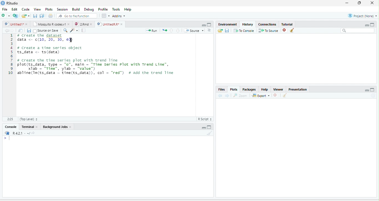 The width and height of the screenshot is (379, 201). I want to click on close, so click(91, 24).